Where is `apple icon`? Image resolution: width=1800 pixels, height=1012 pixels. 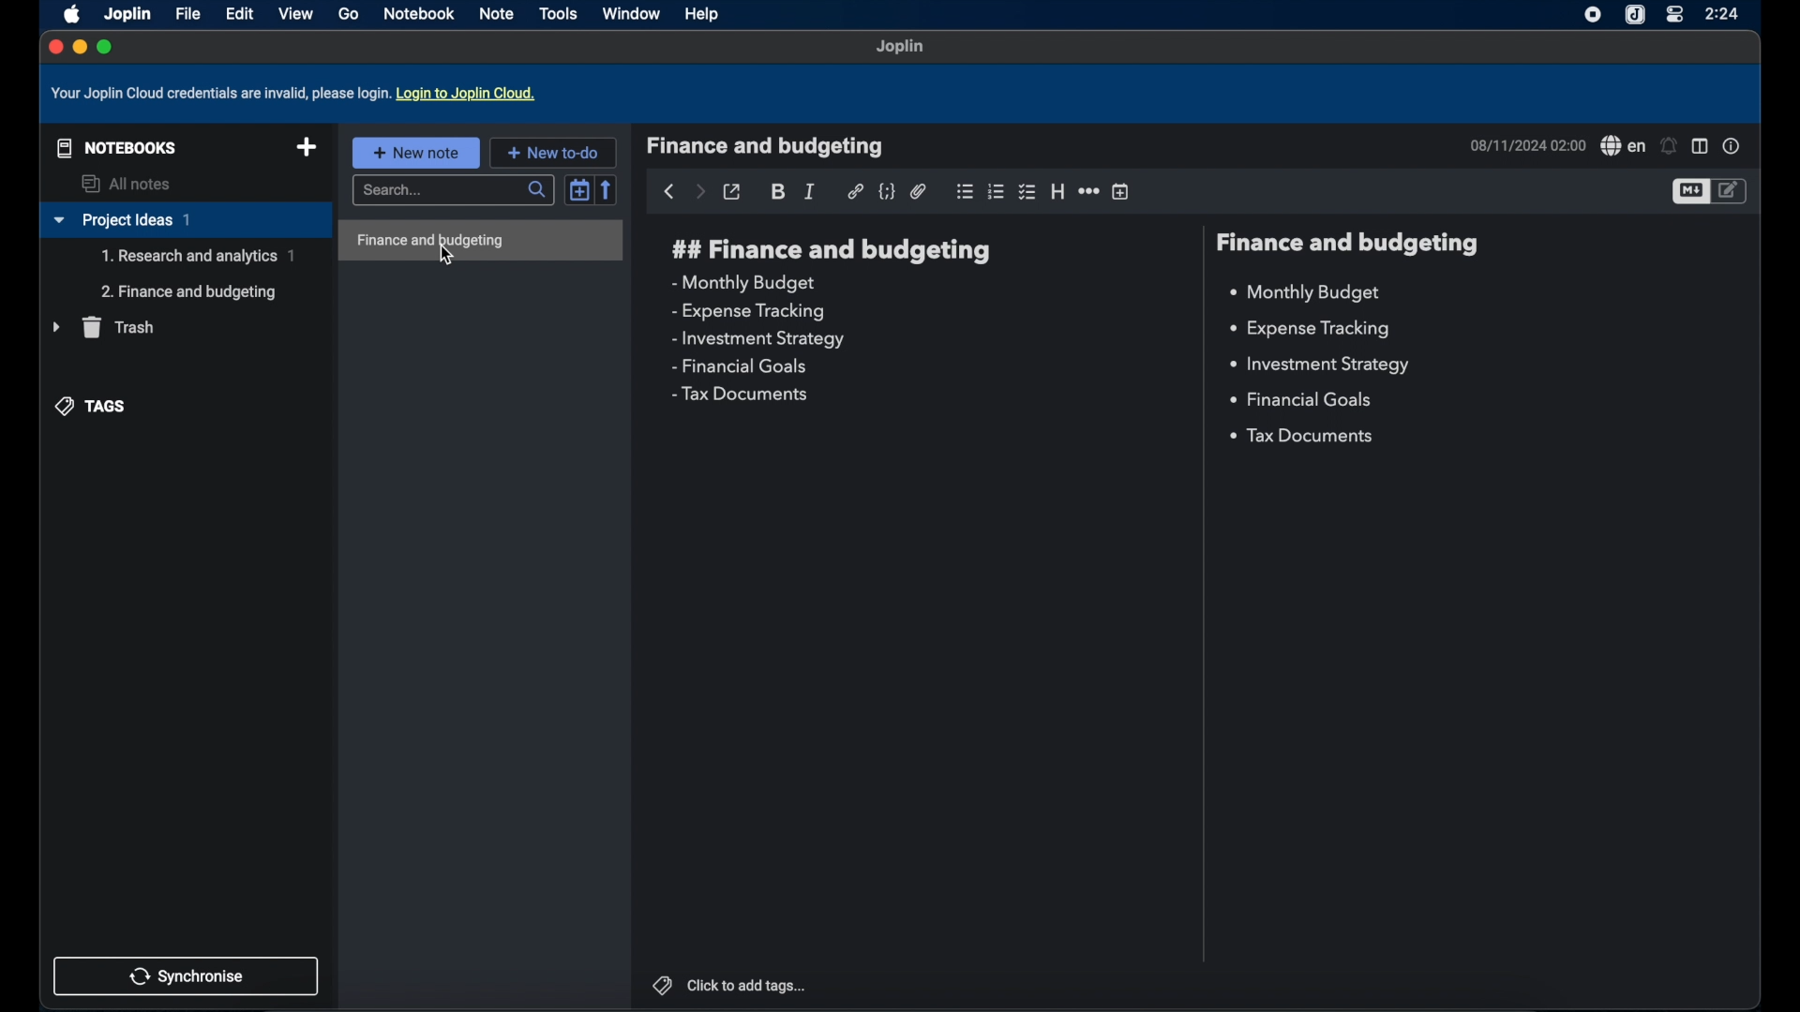 apple icon is located at coordinates (68, 13).